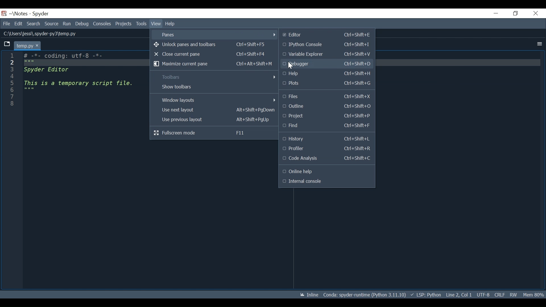 This screenshot has height=307, width=546. What do you see at coordinates (514, 294) in the screenshot?
I see `RW` at bounding box center [514, 294].